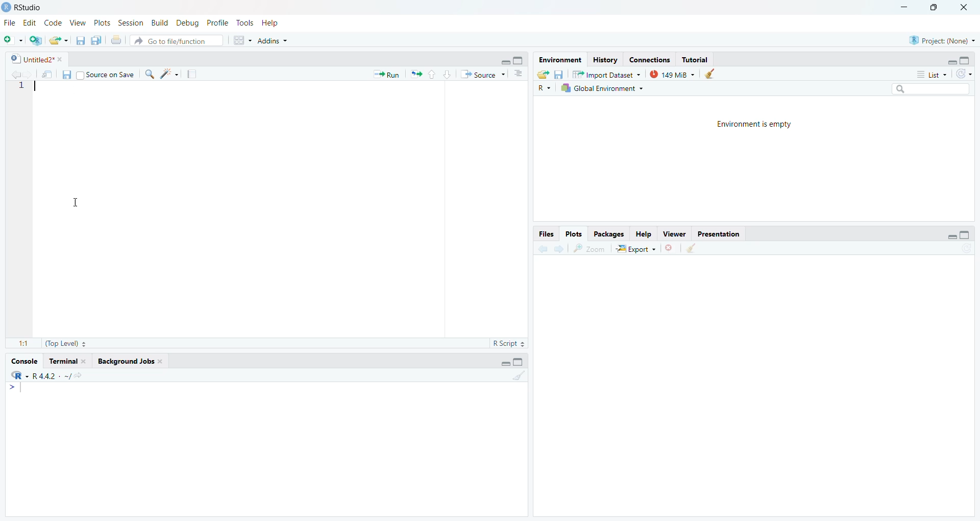 Image resolution: width=980 pixels, height=521 pixels. Describe the element at coordinates (79, 375) in the screenshot. I see `View the current working directory` at that location.